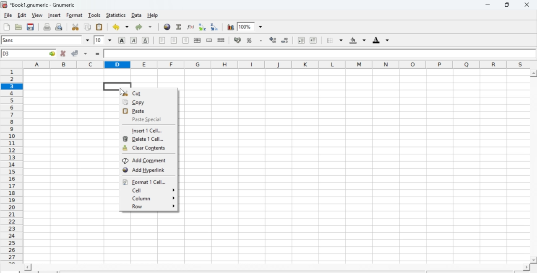 Image resolution: width=537 pixels, height=273 pixels. Describe the element at coordinates (487, 5) in the screenshot. I see `Minimize` at that location.